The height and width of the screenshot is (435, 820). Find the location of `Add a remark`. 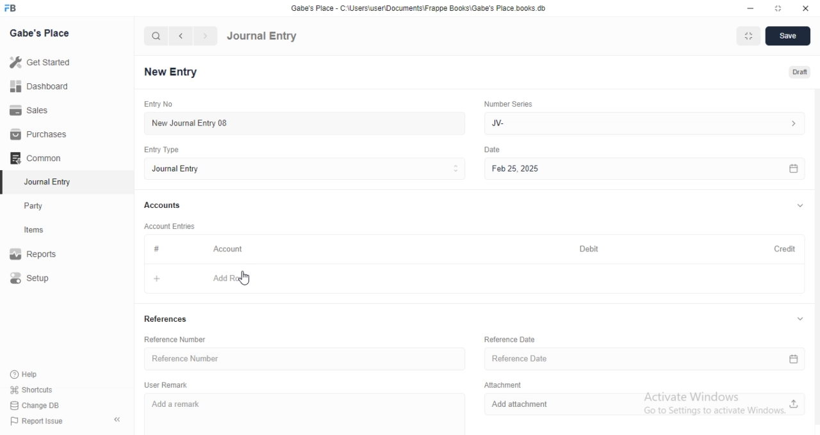

Add a remark is located at coordinates (311, 413).